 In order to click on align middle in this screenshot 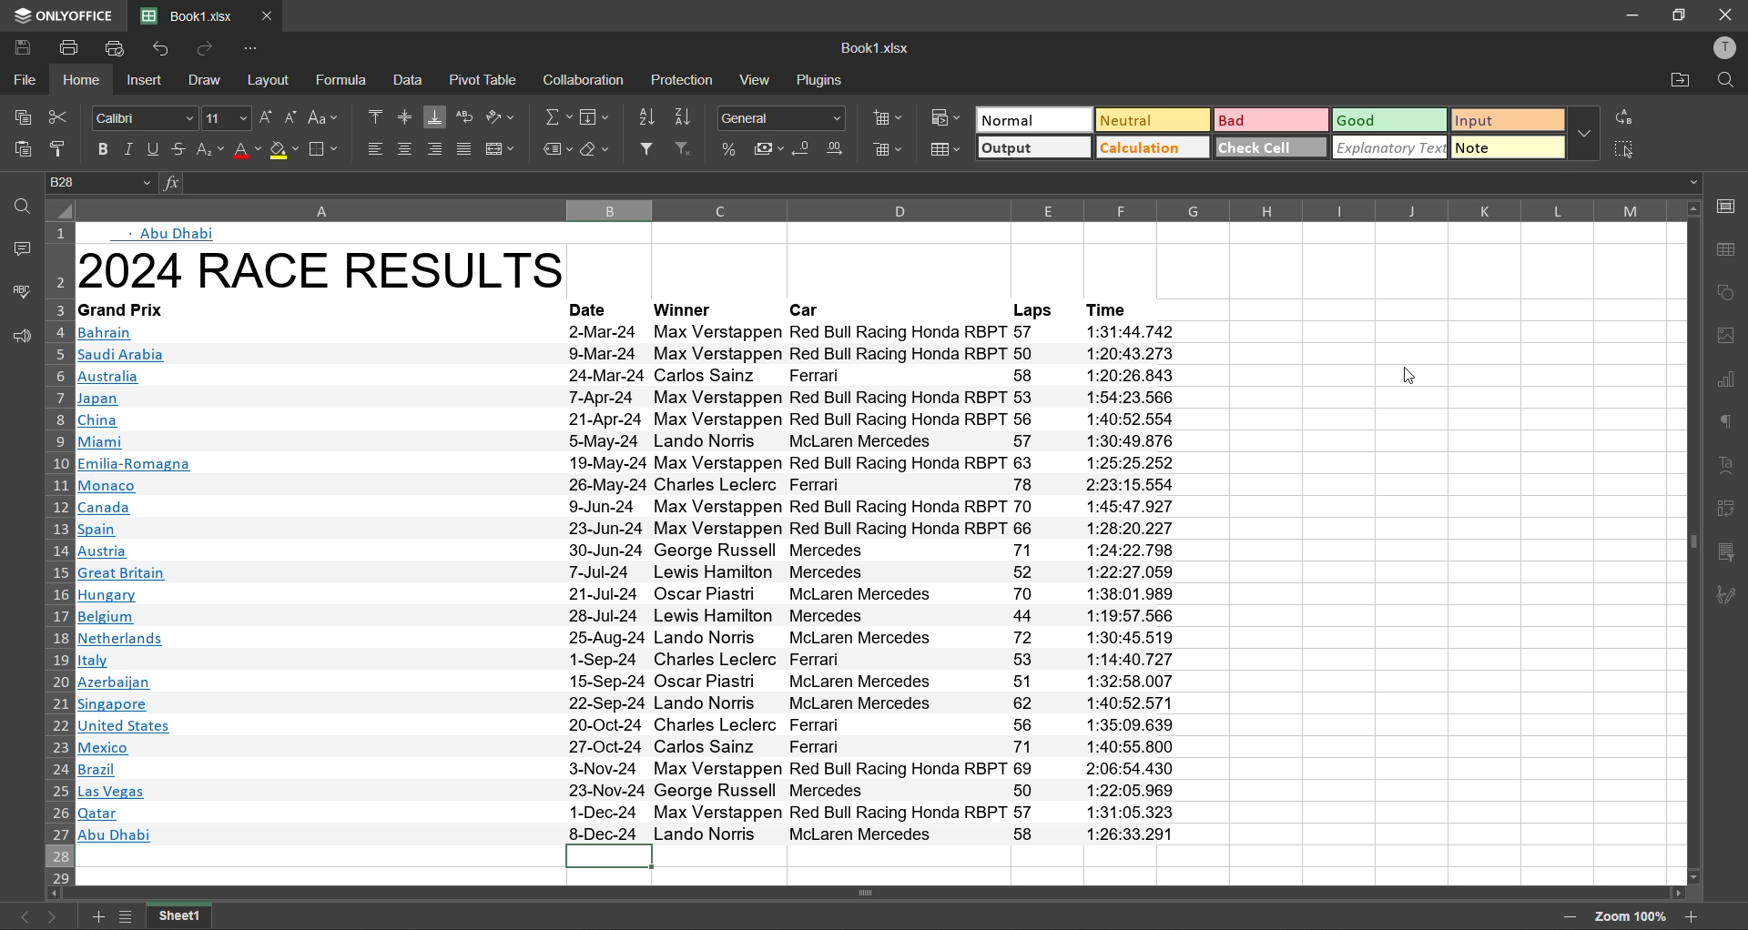, I will do `click(409, 117)`.